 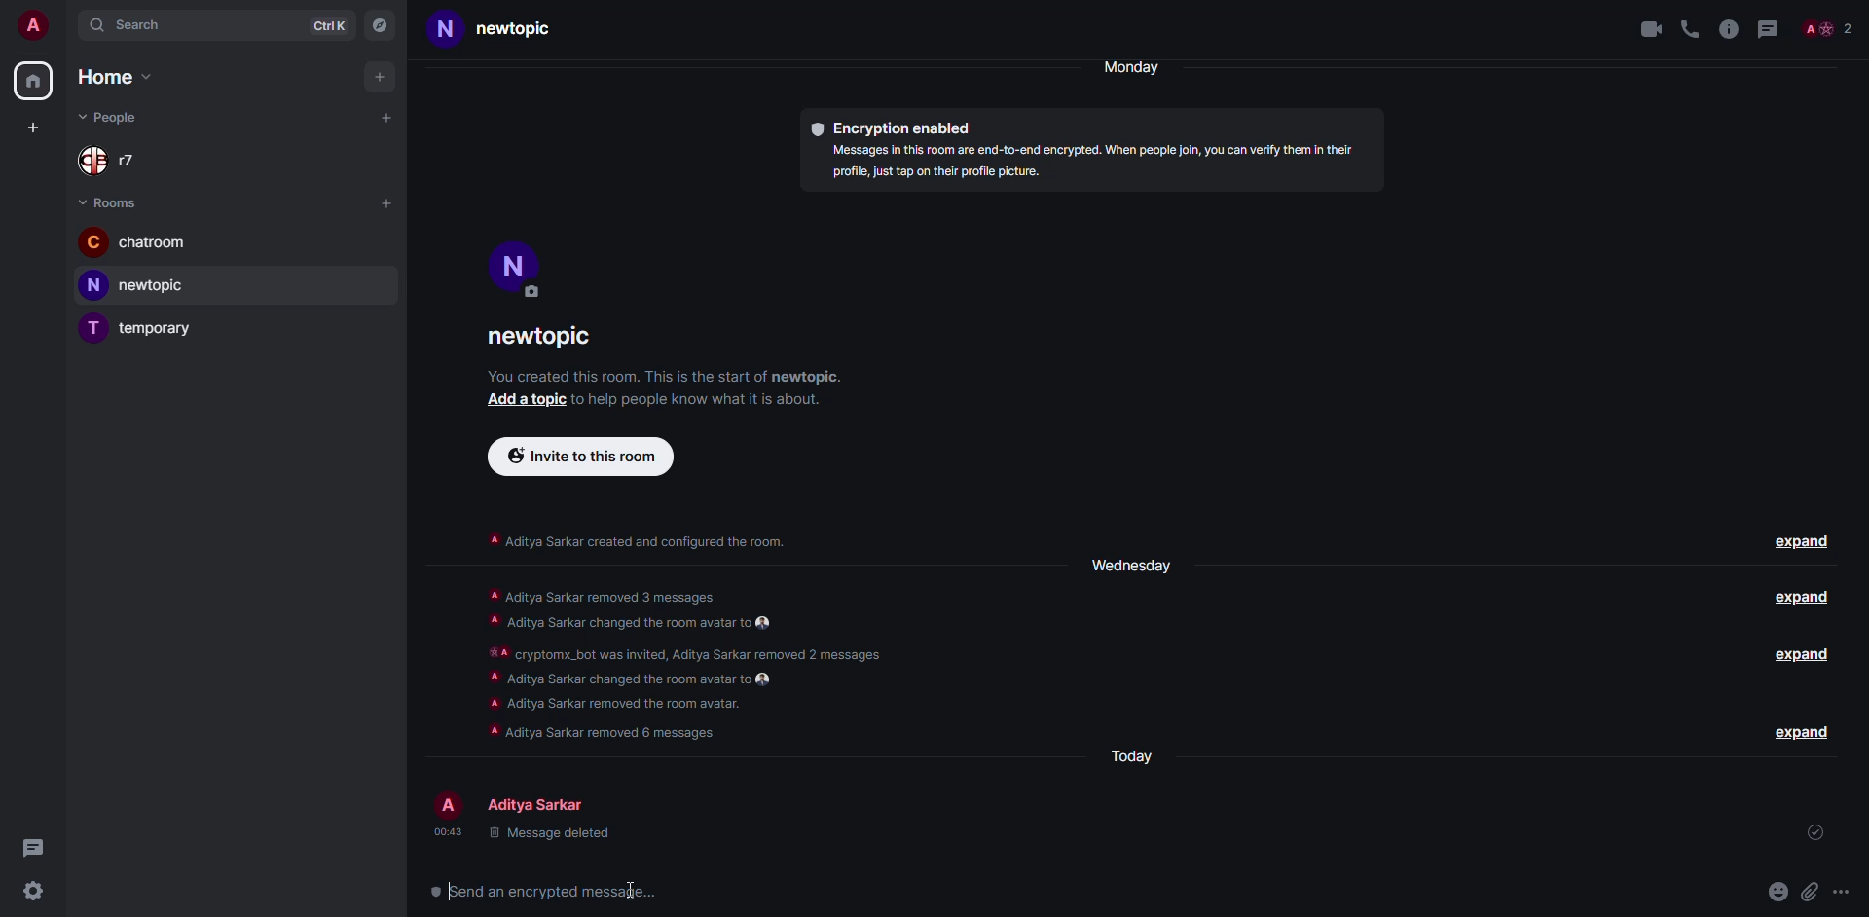 I want to click on people, so click(x=541, y=806).